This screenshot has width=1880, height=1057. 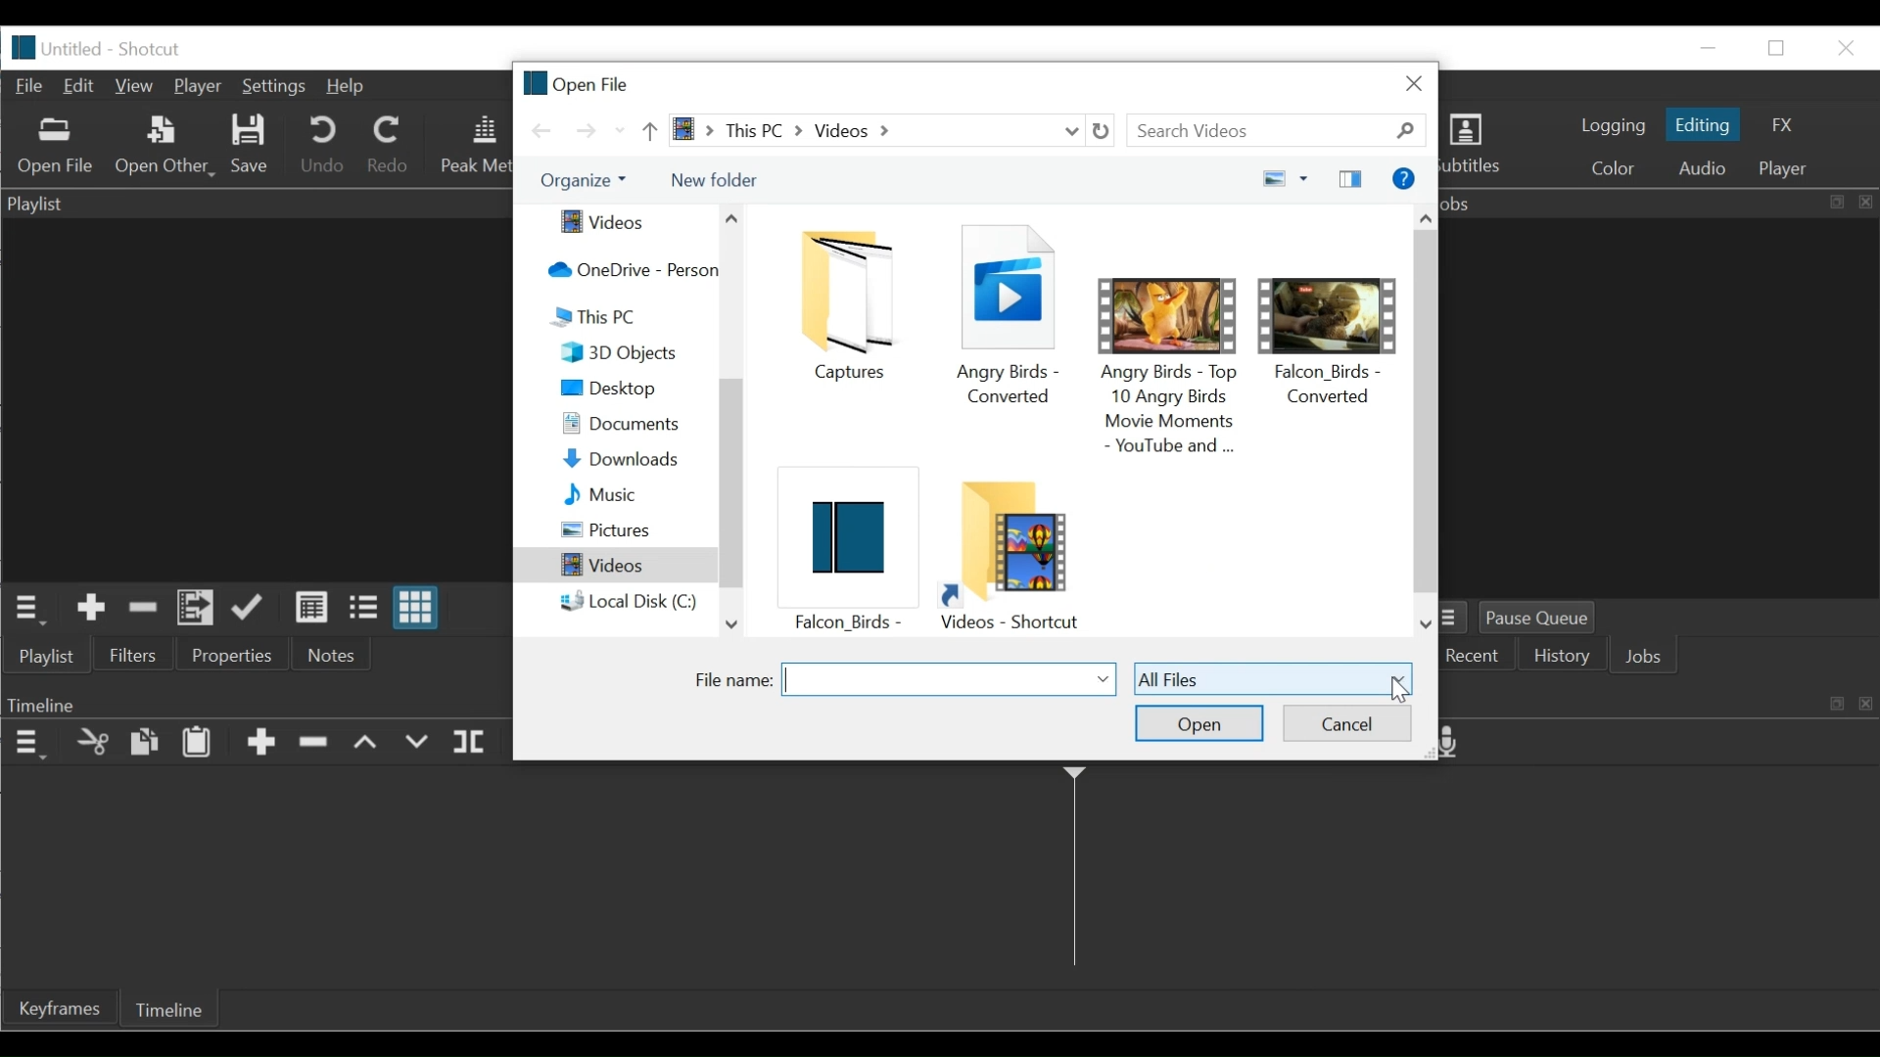 What do you see at coordinates (254, 609) in the screenshot?
I see `Update` at bounding box center [254, 609].